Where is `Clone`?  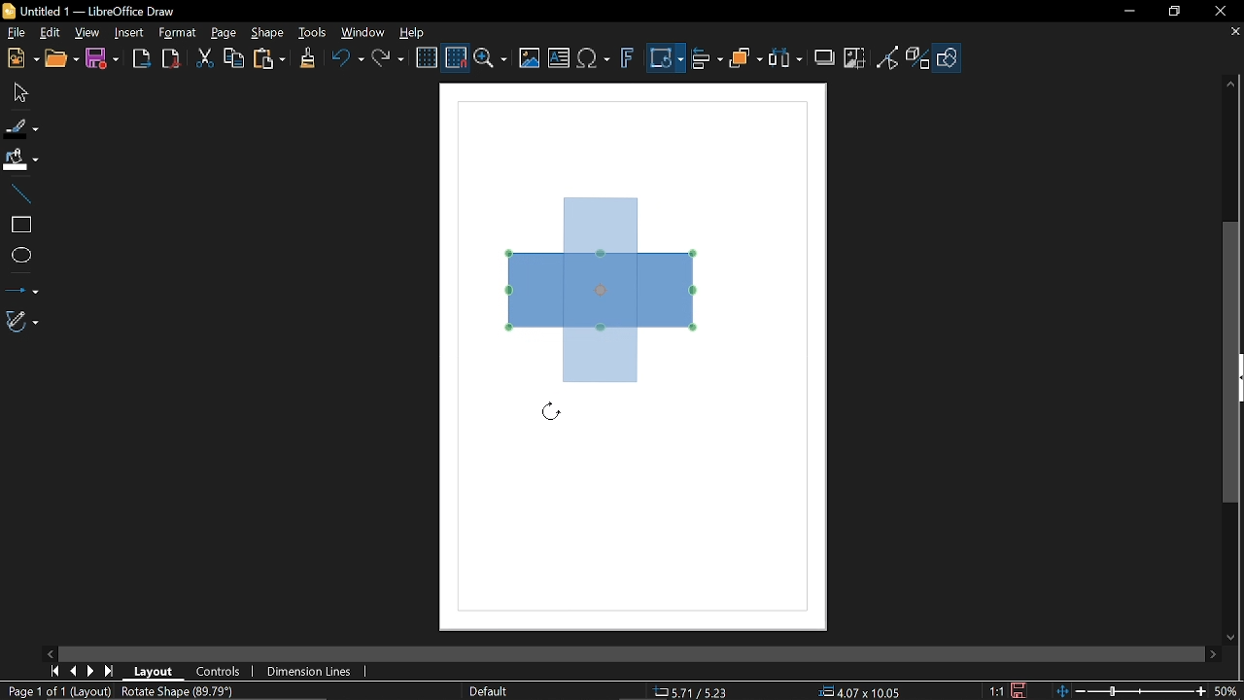 Clone is located at coordinates (307, 59).